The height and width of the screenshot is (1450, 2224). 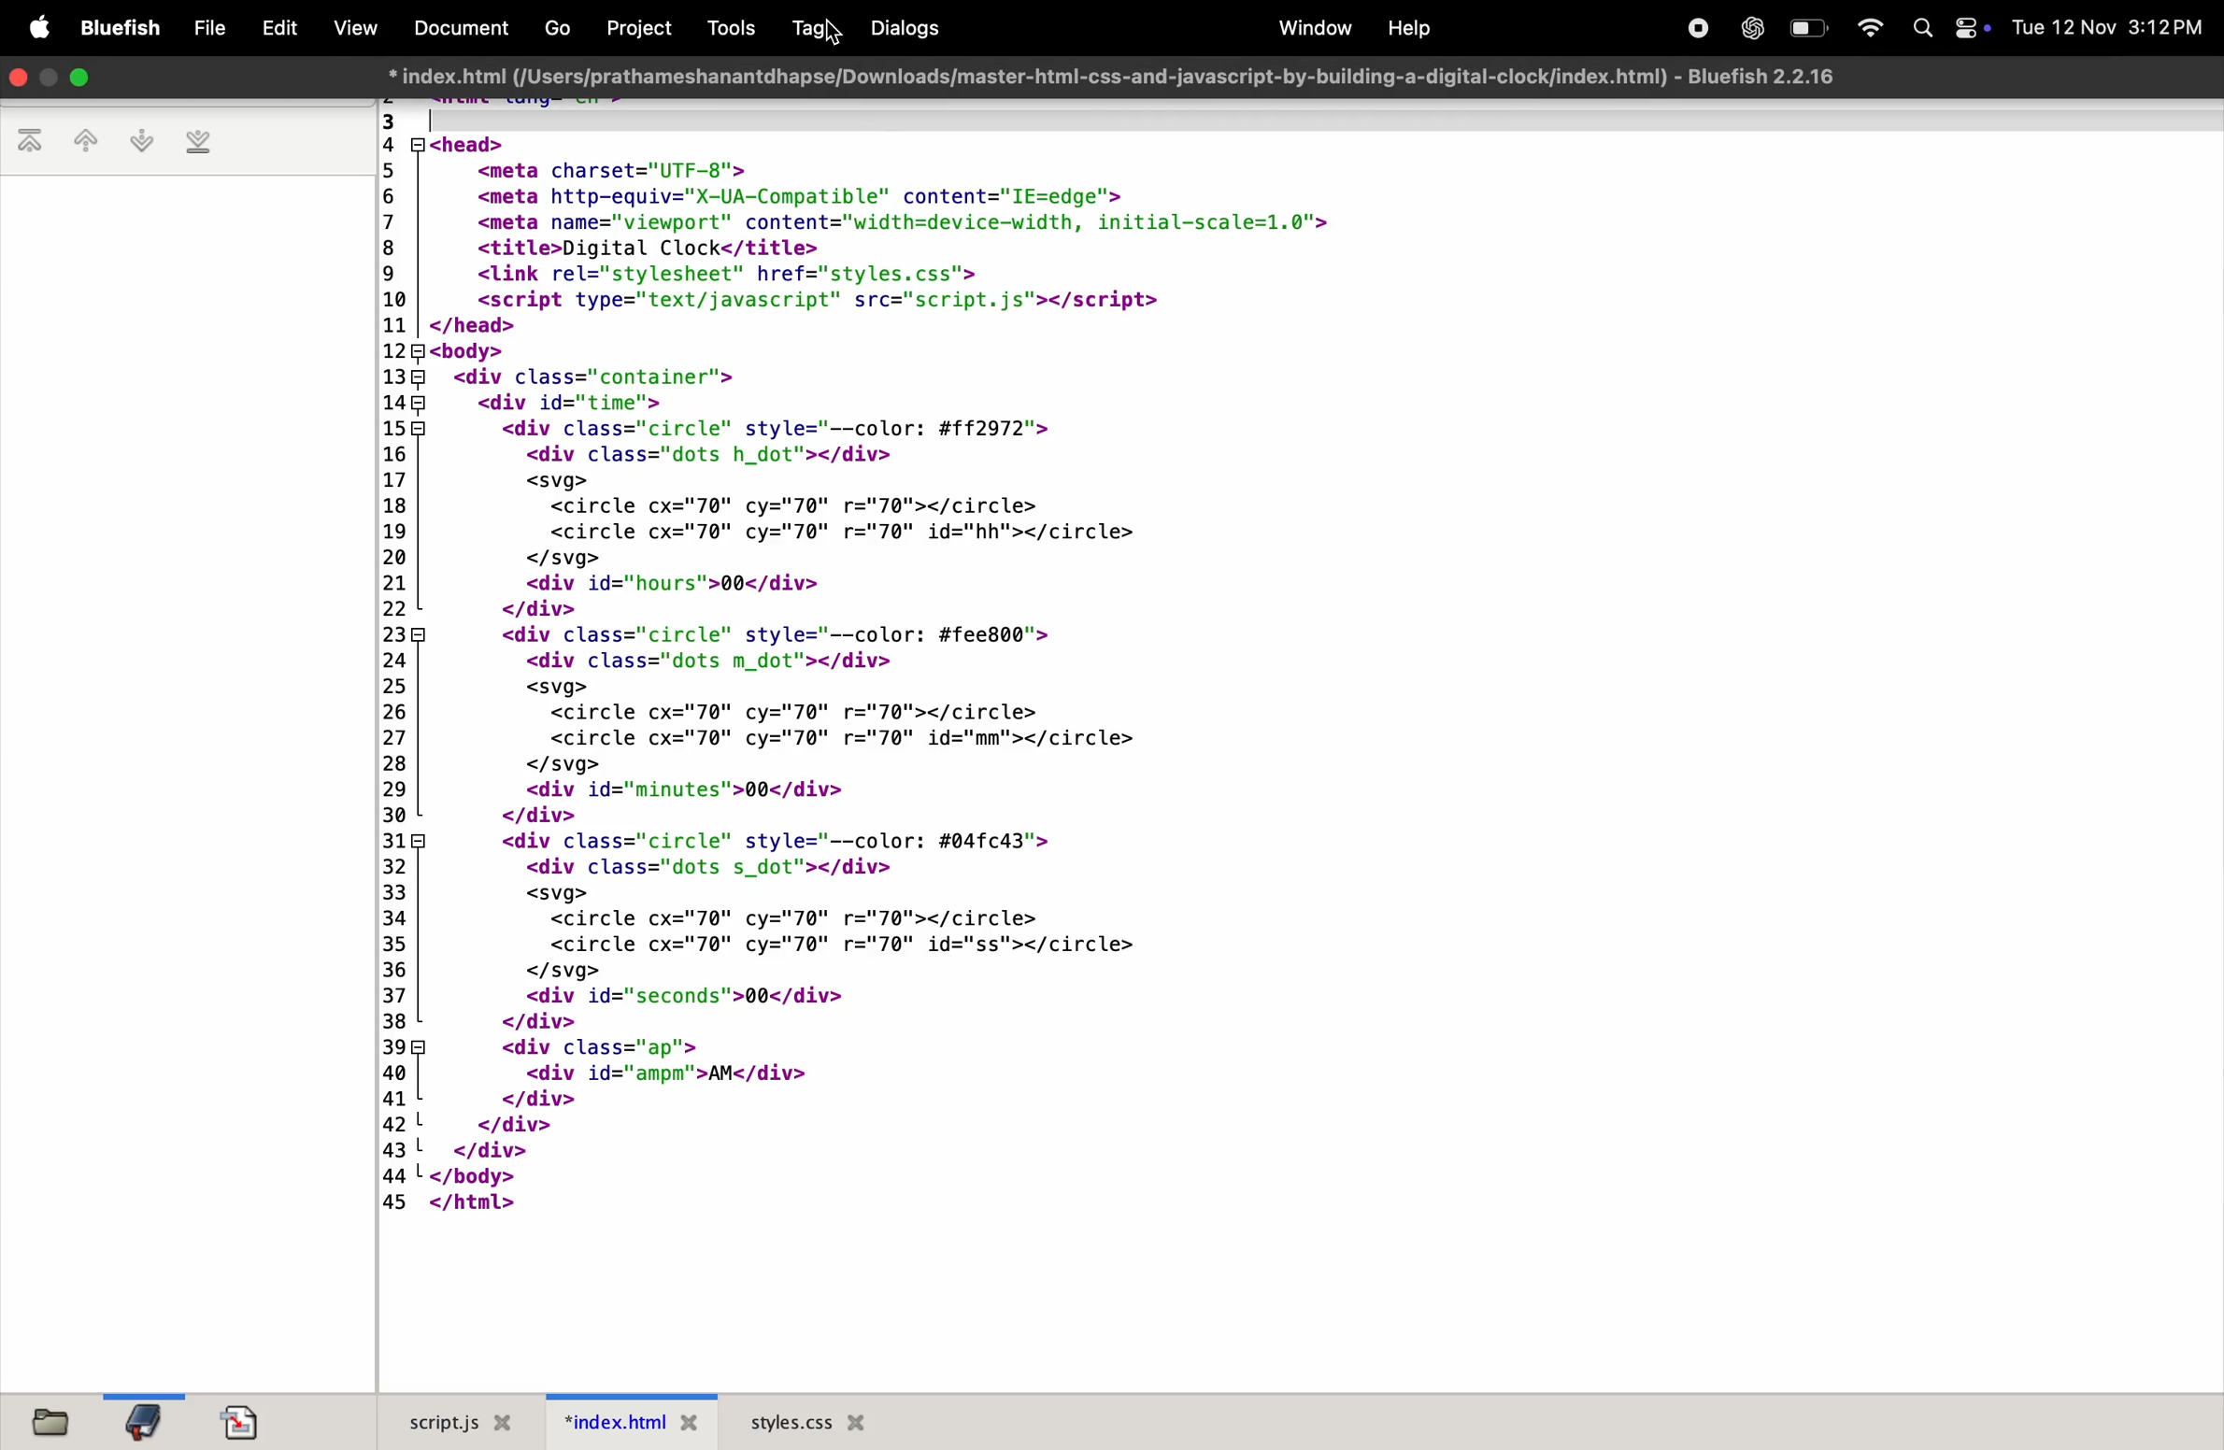 I want to click on next book mark, so click(x=141, y=141).